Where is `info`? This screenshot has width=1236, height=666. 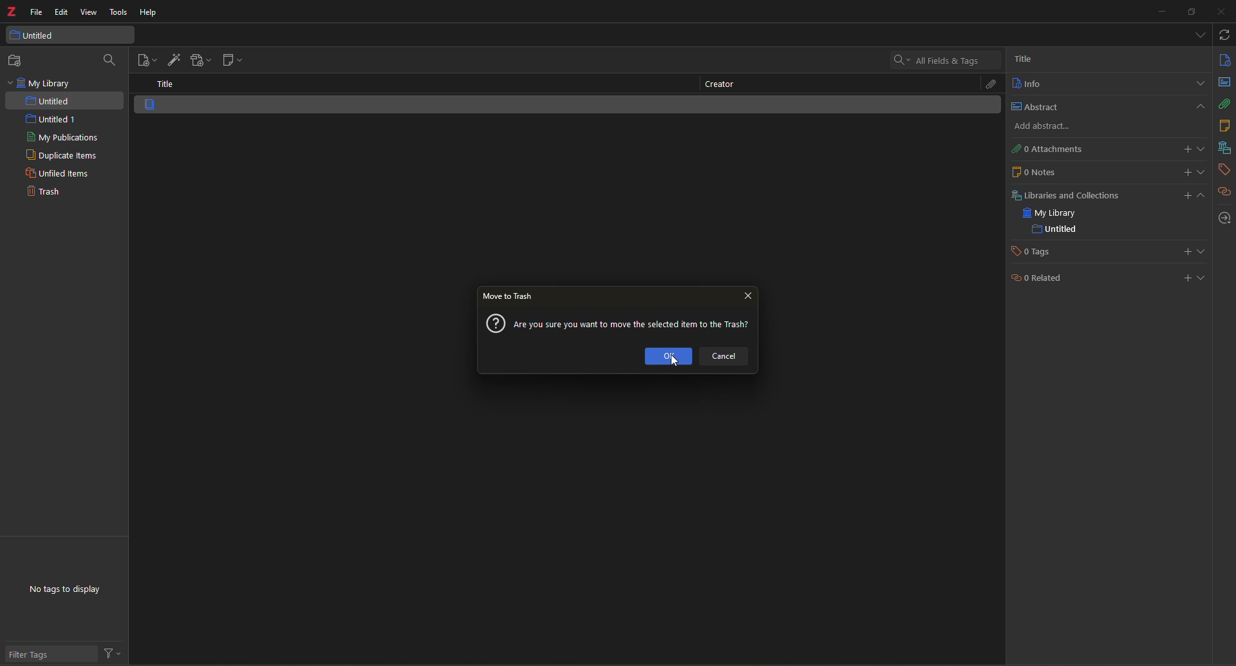
info is located at coordinates (1224, 59).